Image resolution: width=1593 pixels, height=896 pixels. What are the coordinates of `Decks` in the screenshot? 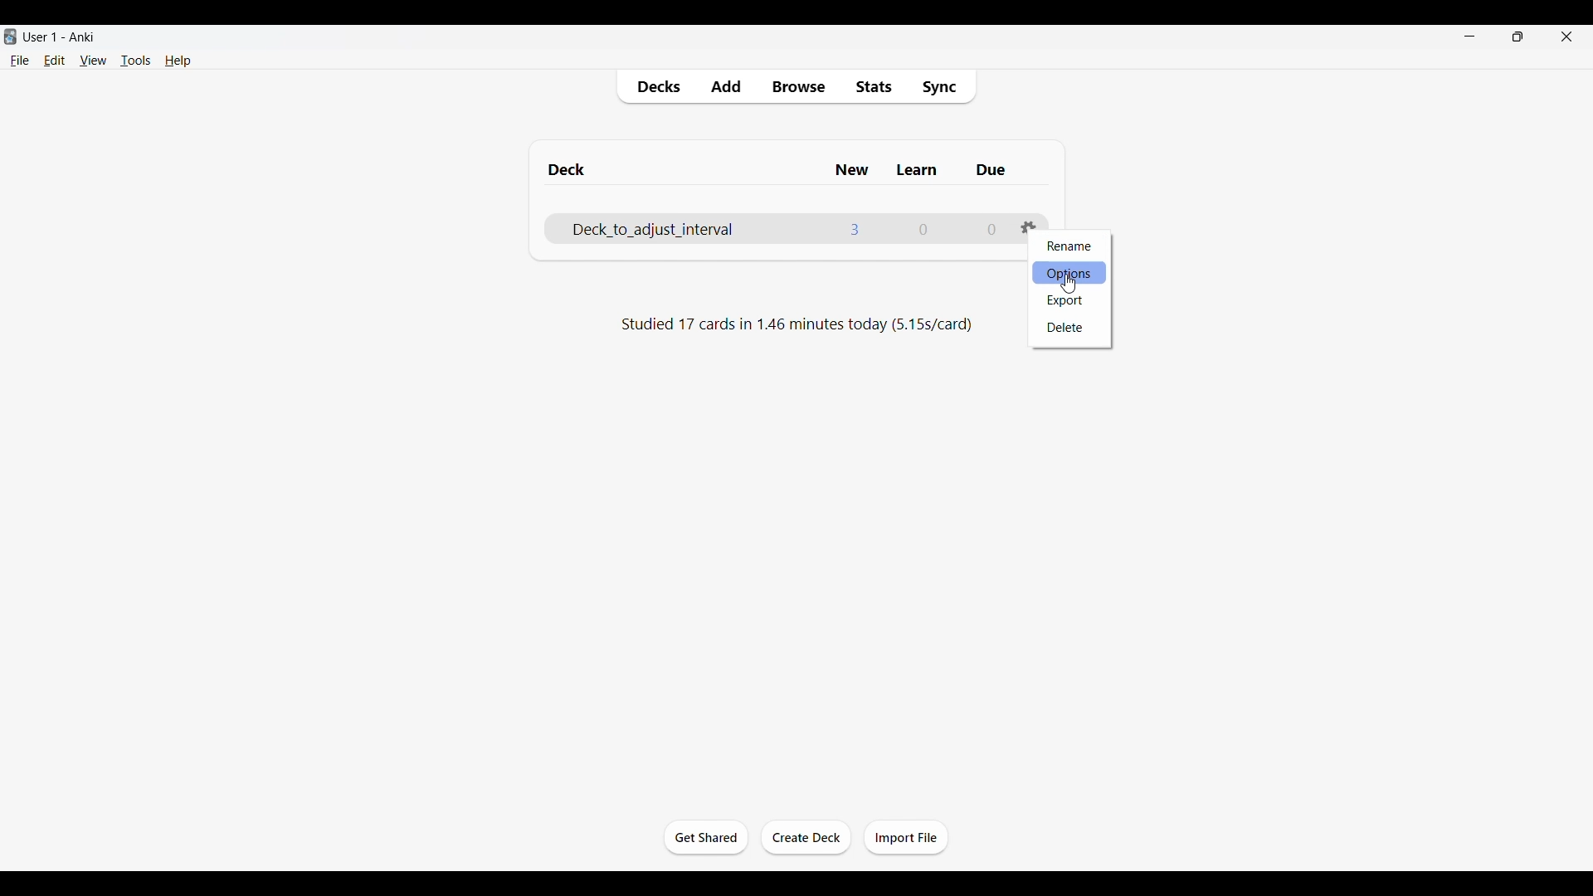 It's located at (654, 86).